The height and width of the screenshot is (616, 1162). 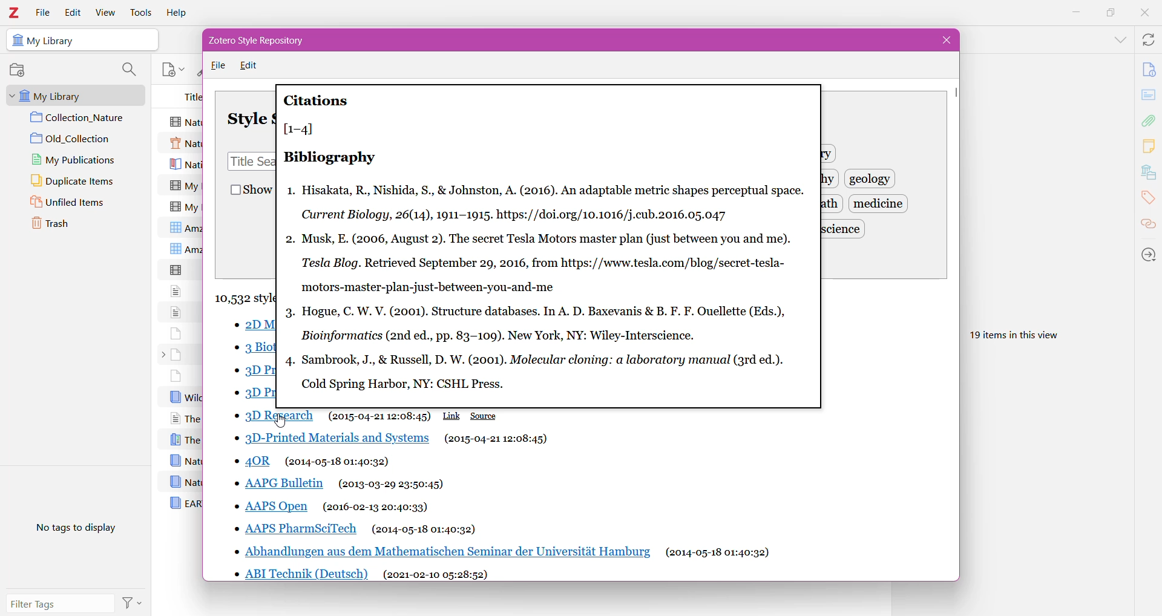 What do you see at coordinates (177, 290) in the screenshot?
I see `file without title` at bounding box center [177, 290].